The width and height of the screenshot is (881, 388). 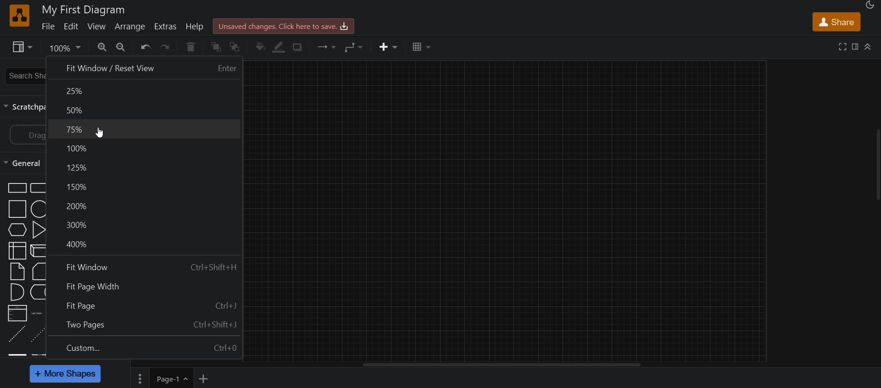 What do you see at coordinates (285, 26) in the screenshot?
I see `click here to save` at bounding box center [285, 26].